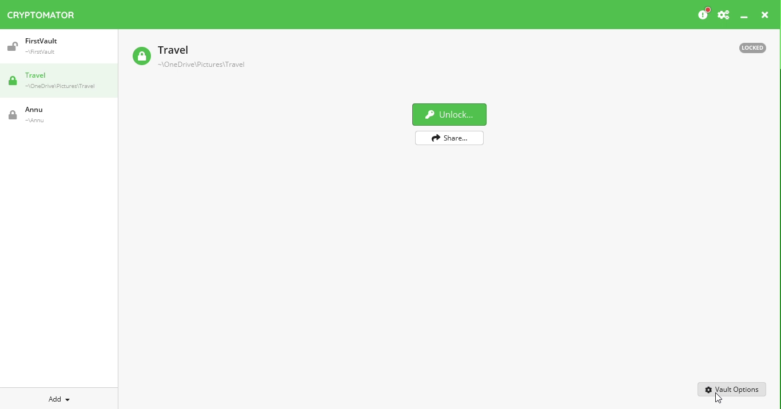 The height and width of the screenshot is (409, 781). I want to click on Vault, so click(53, 46).